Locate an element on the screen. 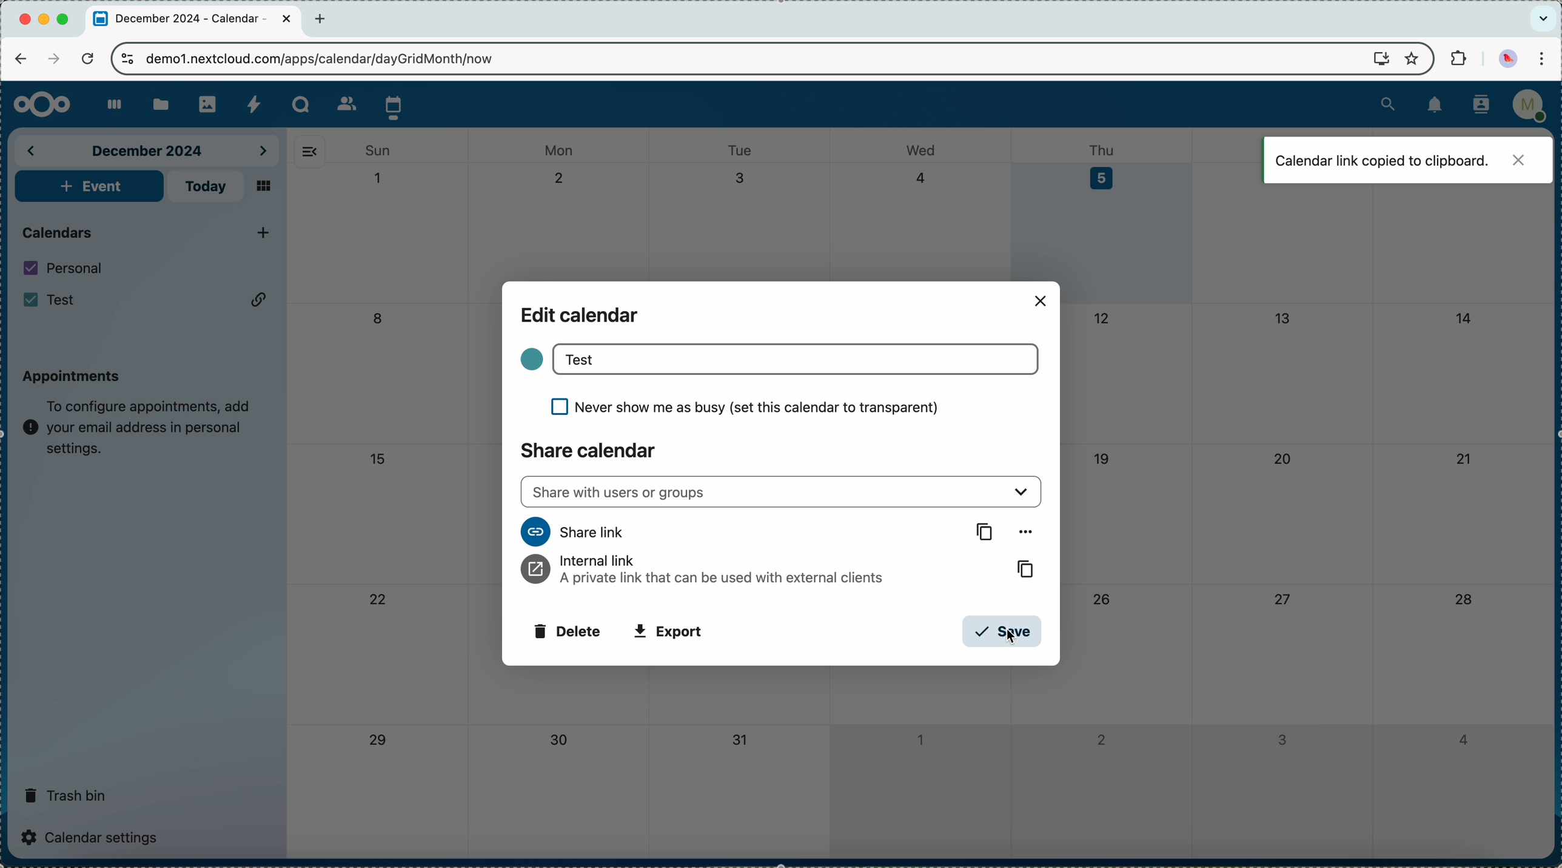 Image resolution: width=1562 pixels, height=868 pixels. close popup is located at coordinates (1042, 300).